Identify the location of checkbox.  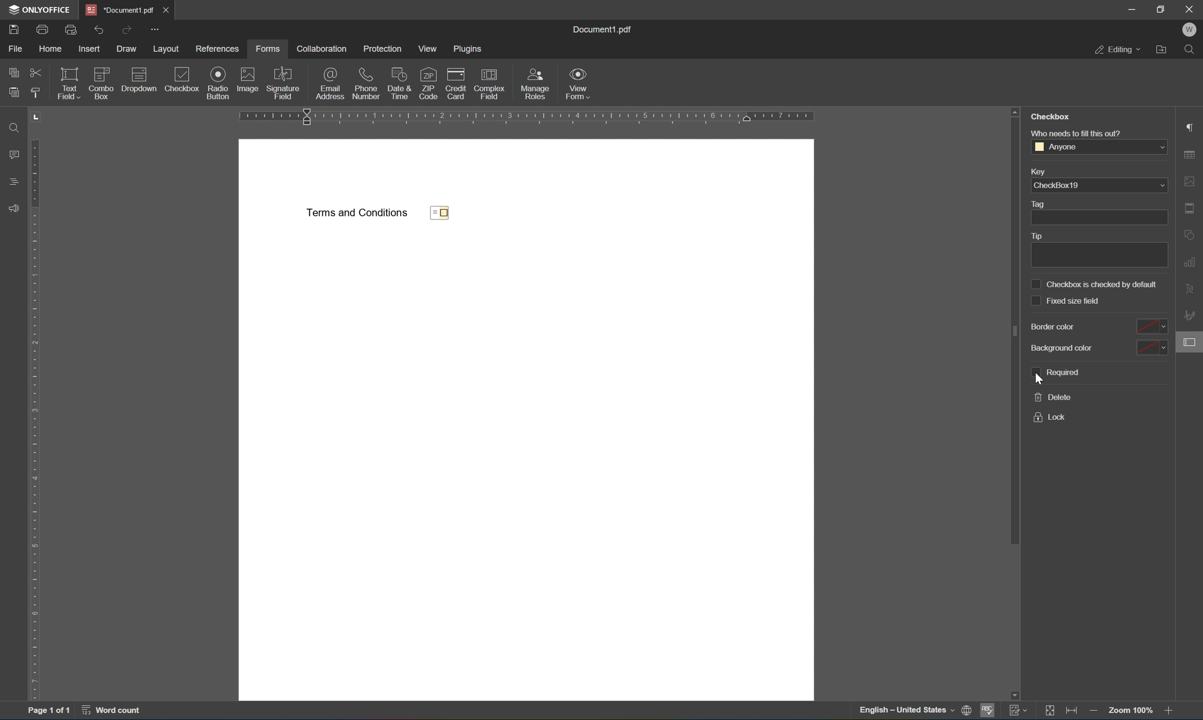
(444, 213).